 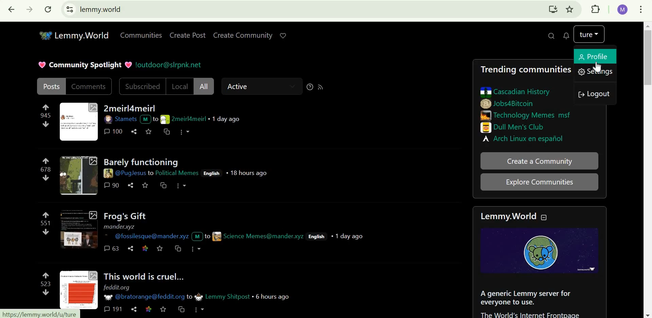 What do you see at coordinates (648, 170) in the screenshot?
I see `scrollbar` at bounding box center [648, 170].